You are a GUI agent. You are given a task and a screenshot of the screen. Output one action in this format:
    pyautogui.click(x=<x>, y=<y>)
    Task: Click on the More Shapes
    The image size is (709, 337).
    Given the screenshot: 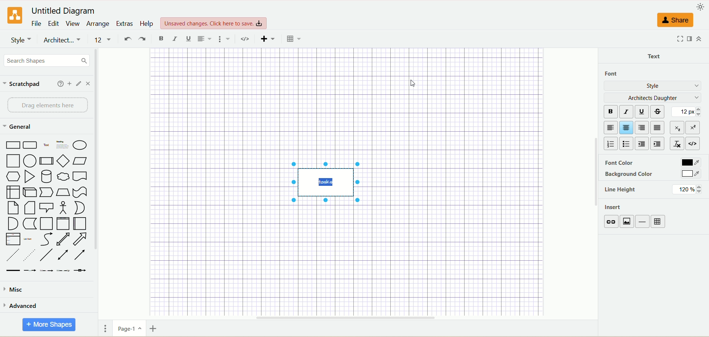 What is the action you would take?
    pyautogui.click(x=47, y=324)
    